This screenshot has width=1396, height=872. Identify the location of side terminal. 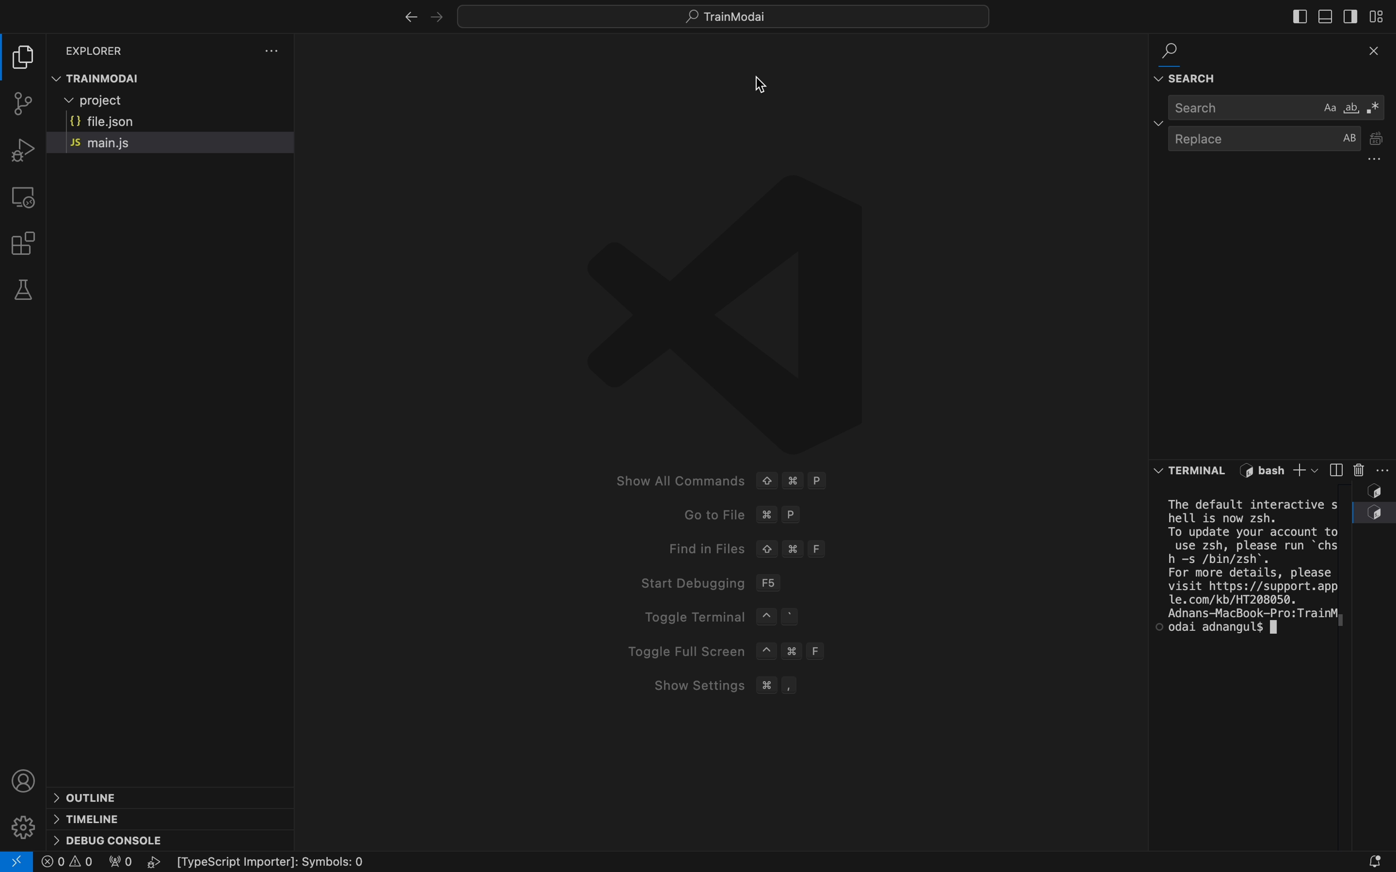
(1335, 469).